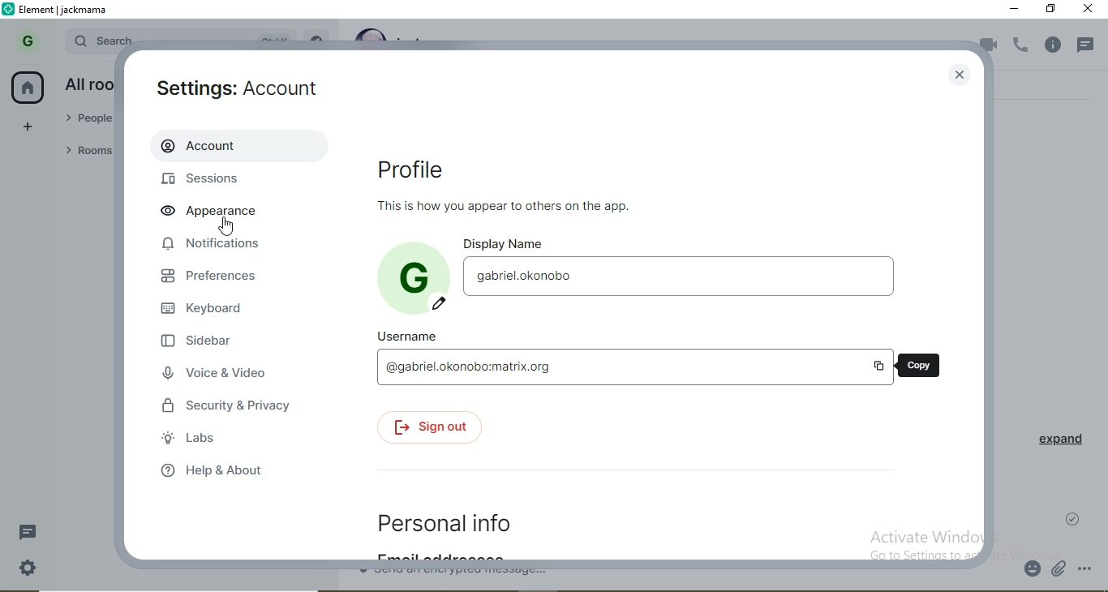 The image size is (1108, 592). I want to click on restore, so click(1052, 9).